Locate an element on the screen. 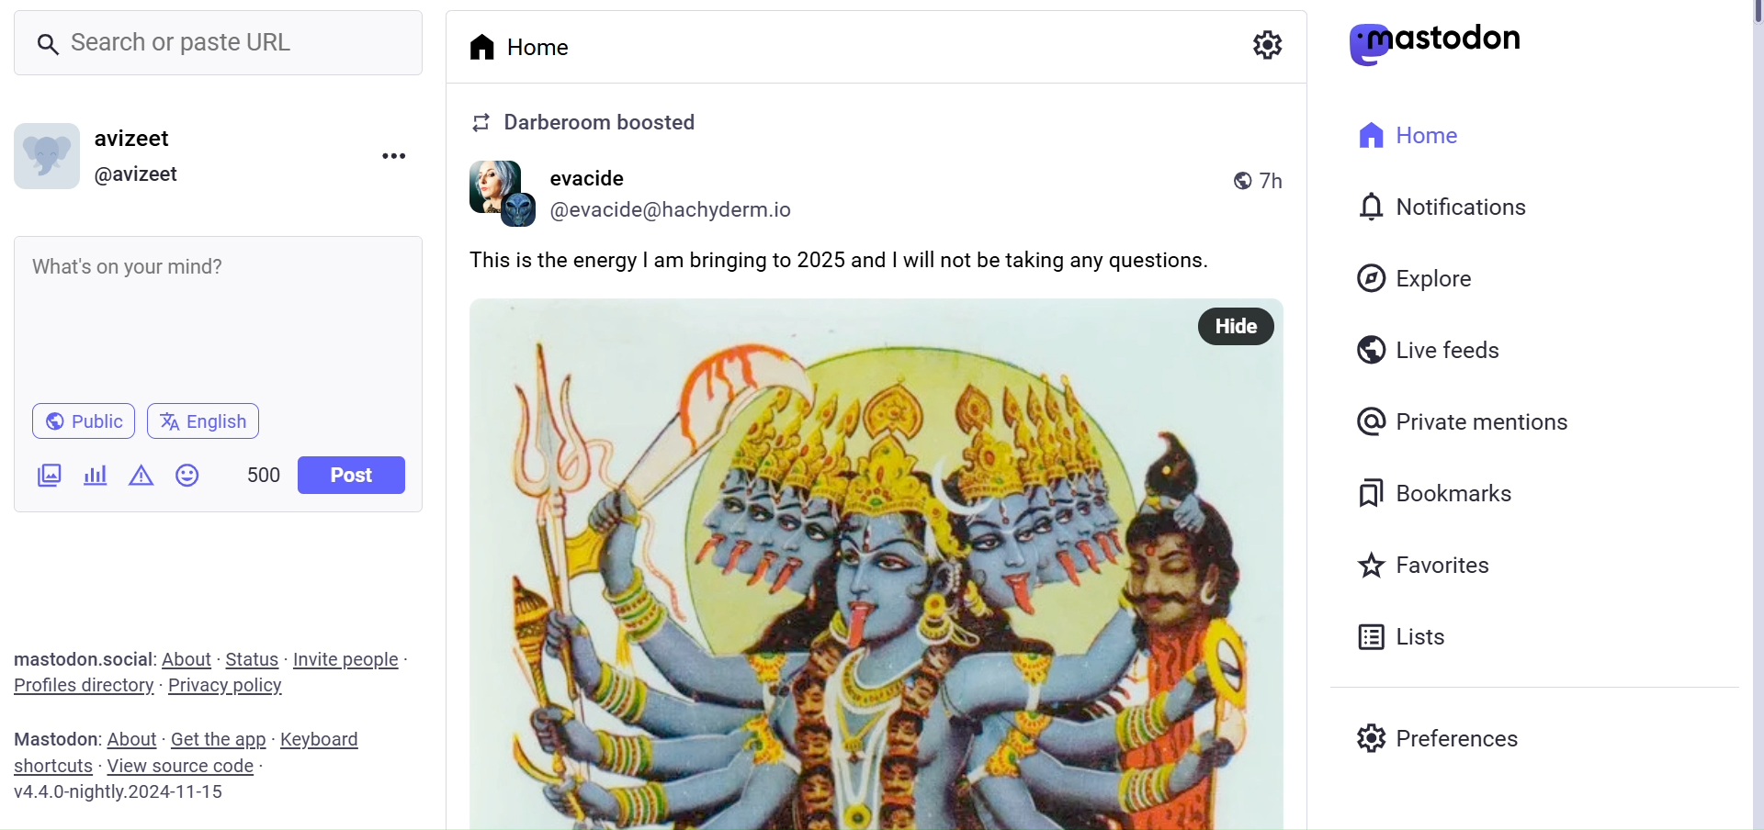 This screenshot has height=830, width=1764. Text is located at coordinates (87, 658).